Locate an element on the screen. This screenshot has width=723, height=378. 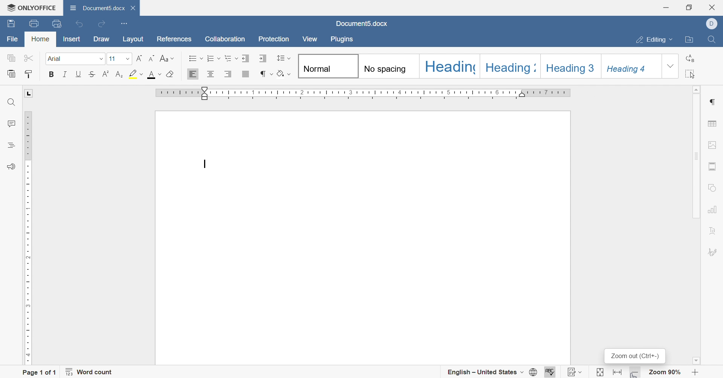
Heading 3 is located at coordinates (570, 66).